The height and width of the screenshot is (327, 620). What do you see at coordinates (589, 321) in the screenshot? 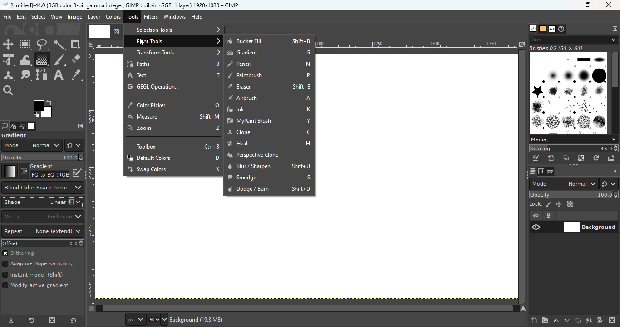
I see `Merge this layer with the first visible layer below it` at bounding box center [589, 321].